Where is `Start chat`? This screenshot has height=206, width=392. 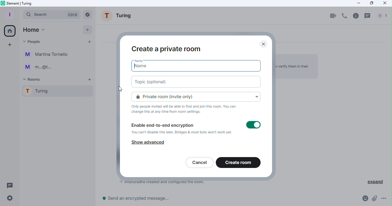
Start chat is located at coordinates (89, 43).